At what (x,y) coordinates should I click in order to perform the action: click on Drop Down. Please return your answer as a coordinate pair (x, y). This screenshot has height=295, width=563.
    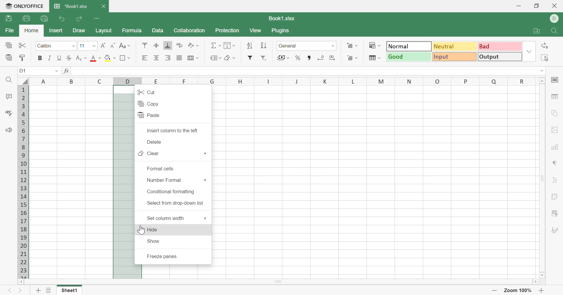
    Looking at the image, I should click on (199, 46).